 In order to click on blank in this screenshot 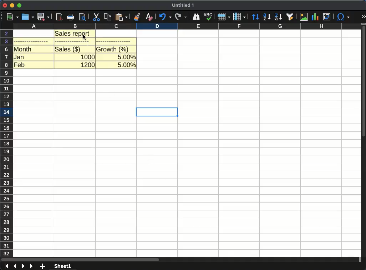, I will do `click(113, 41)`.